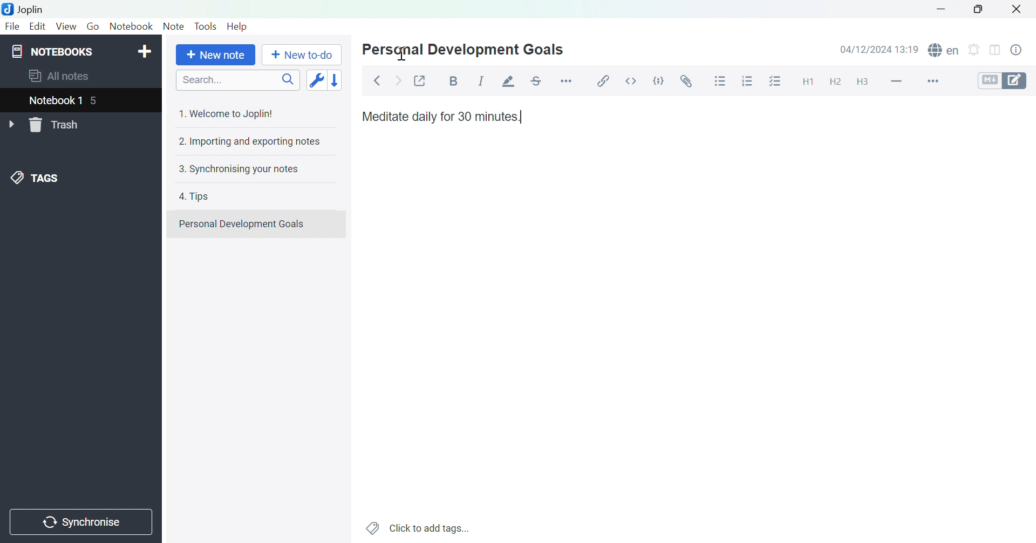  What do you see at coordinates (65, 26) in the screenshot?
I see `View` at bounding box center [65, 26].